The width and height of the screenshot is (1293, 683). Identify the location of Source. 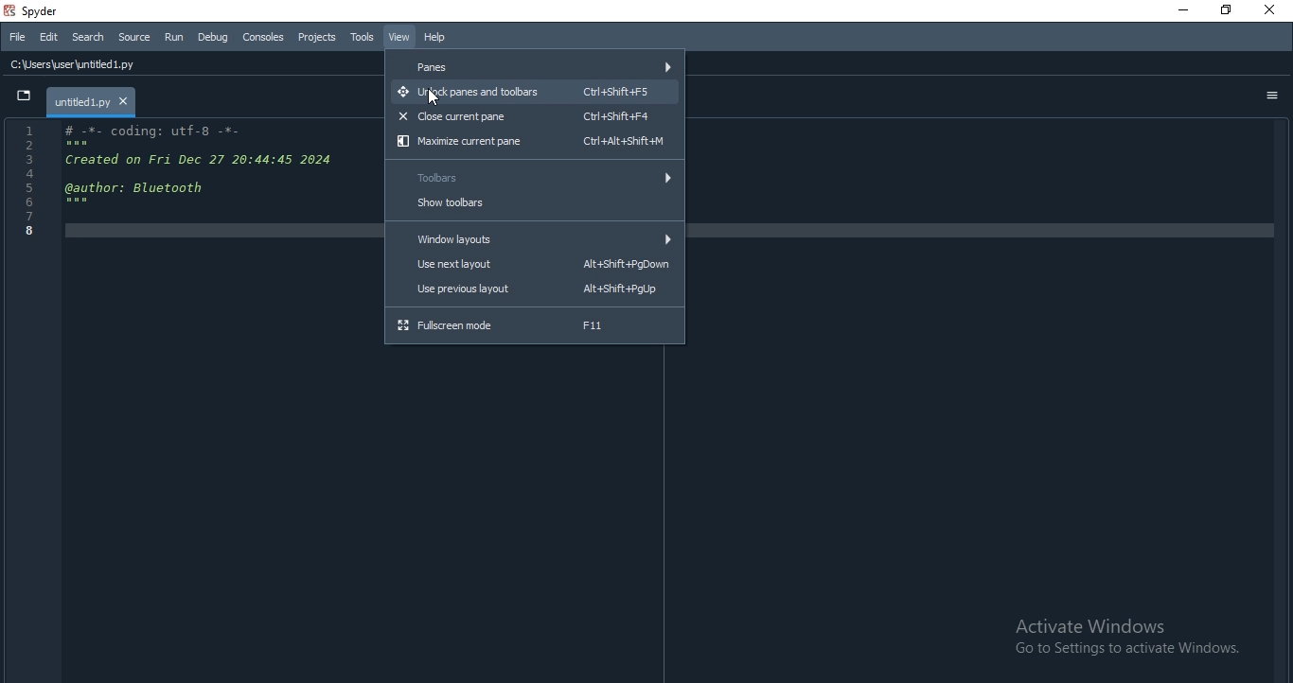
(135, 37).